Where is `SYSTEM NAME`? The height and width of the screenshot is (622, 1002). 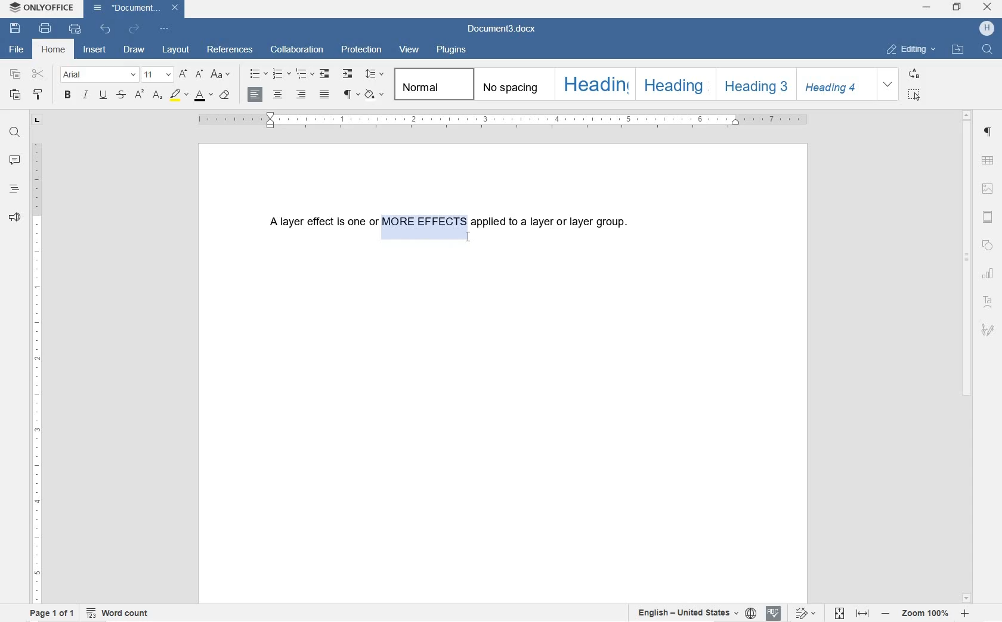
SYSTEM NAME is located at coordinates (42, 6).